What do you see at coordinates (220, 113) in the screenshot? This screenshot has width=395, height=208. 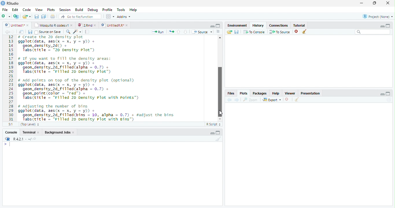 I see `cursor` at bounding box center [220, 113].